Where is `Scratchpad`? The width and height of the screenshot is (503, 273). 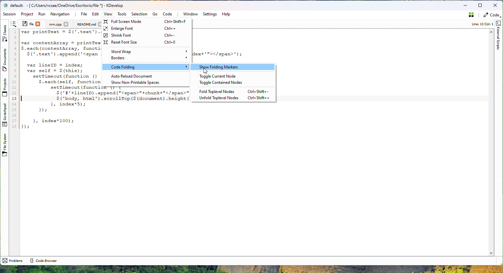 Scratchpad is located at coordinates (4, 115).